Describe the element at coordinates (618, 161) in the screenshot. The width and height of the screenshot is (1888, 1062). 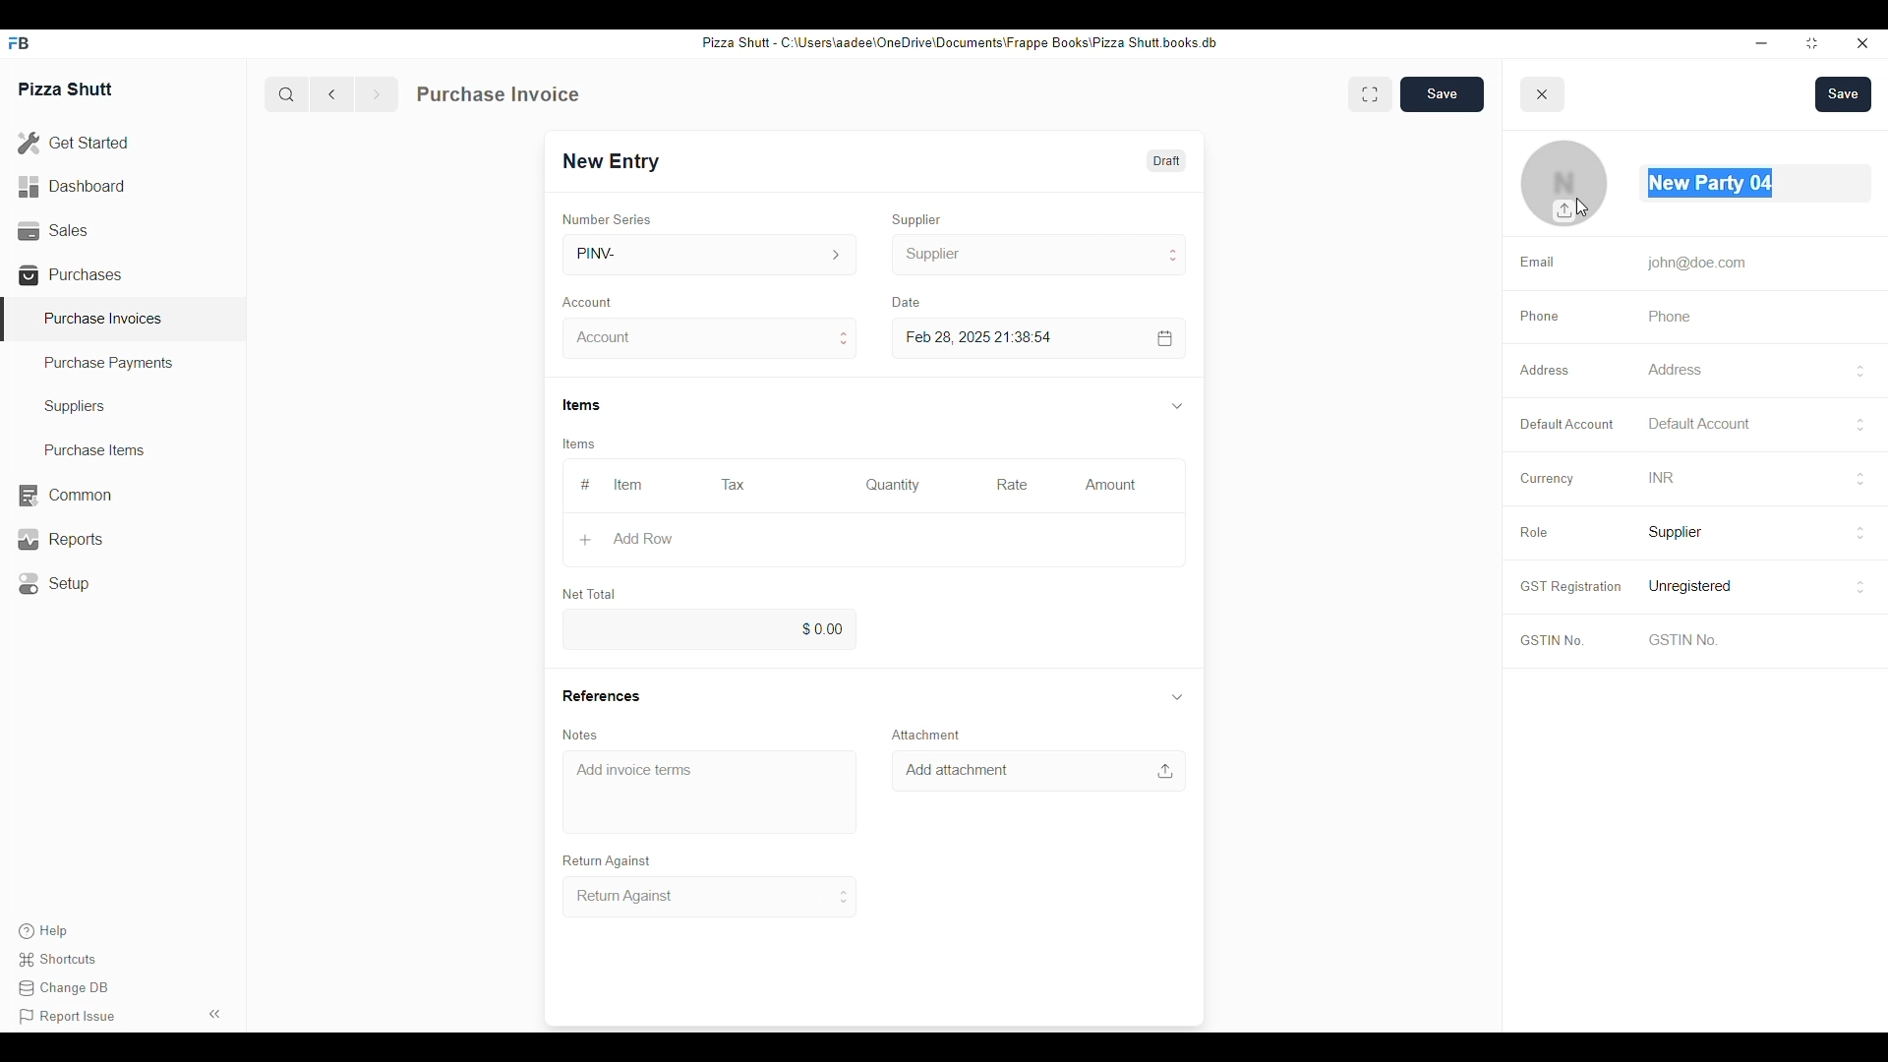
I see `New Entry` at that location.